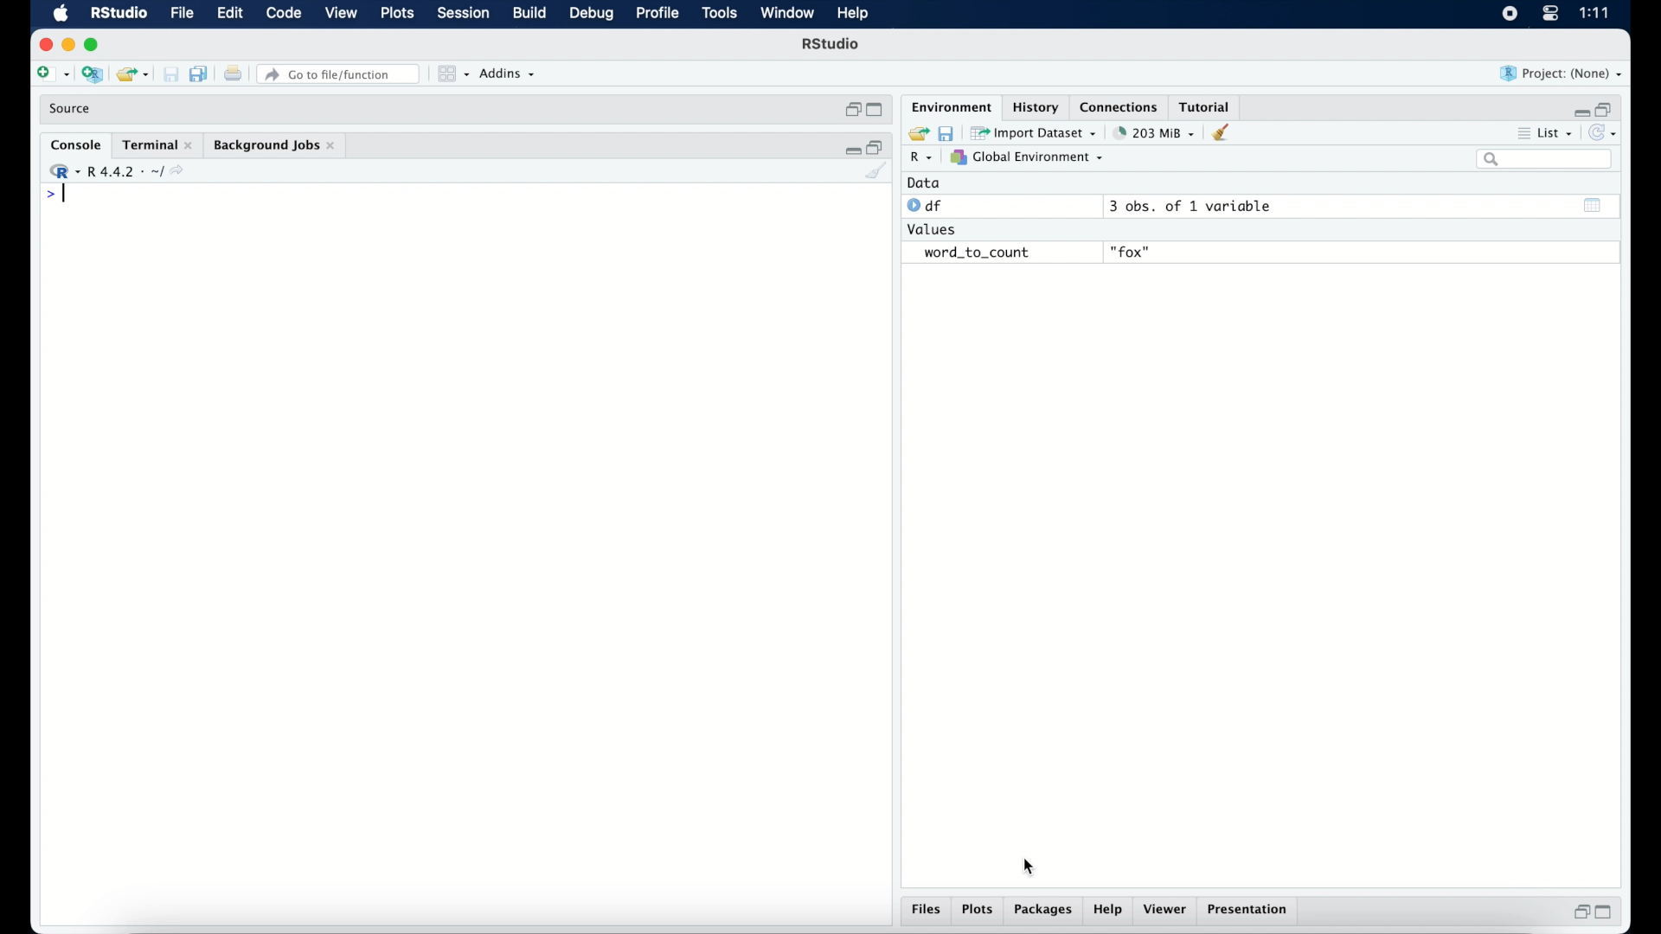 Image resolution: width=1661 pixels, height=934 pixels. What do you see at coordinates (116, 171) in the screenshot?
I see `R 4.4.2` at bounding box center [116, 171].